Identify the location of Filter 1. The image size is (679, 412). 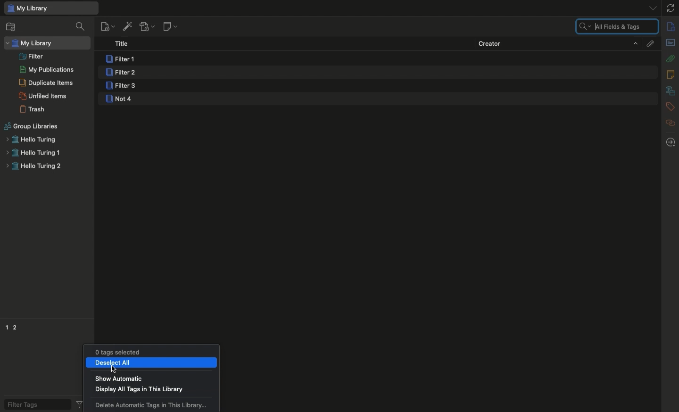
(122, 59).